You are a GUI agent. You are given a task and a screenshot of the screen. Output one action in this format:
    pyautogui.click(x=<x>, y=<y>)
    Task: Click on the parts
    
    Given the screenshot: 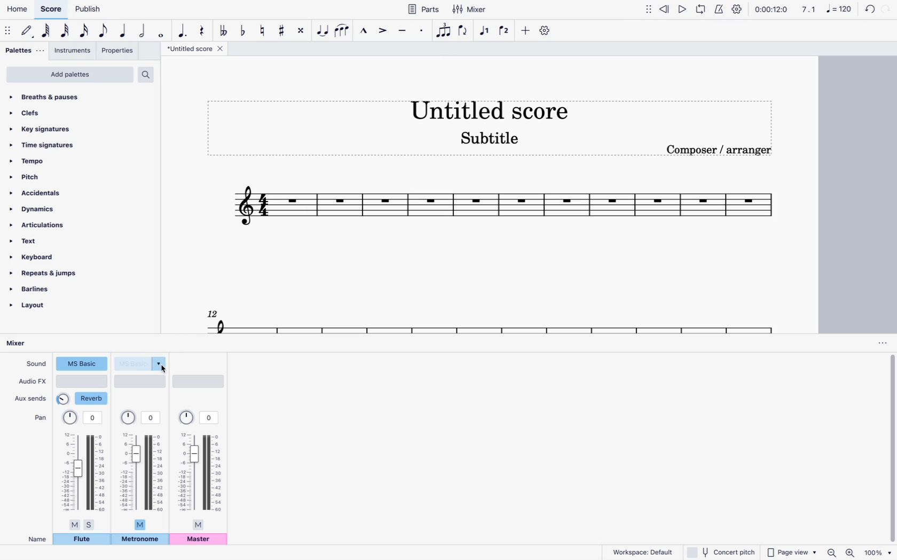 What is the action you would take?
    pyautogui.click(x=424, y=9)
    